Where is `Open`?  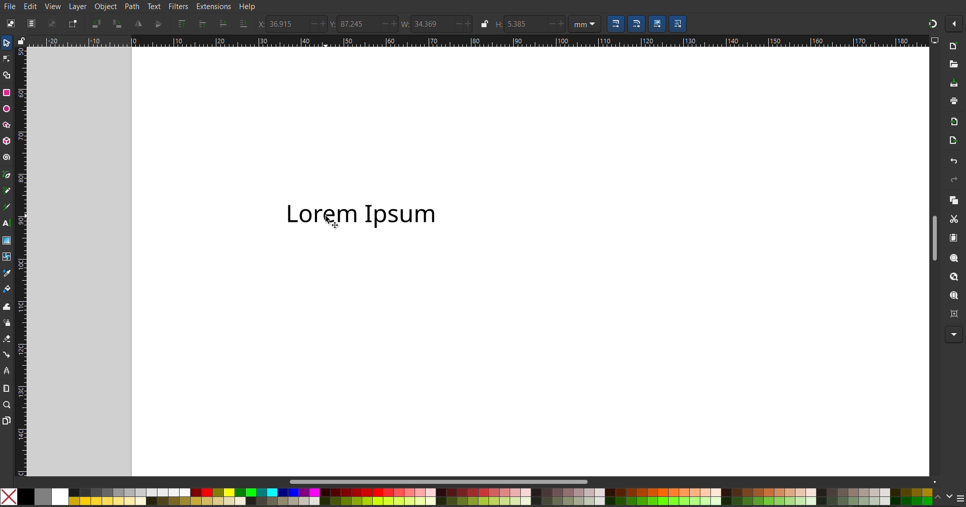 Open is located at coordinates (954, 64).